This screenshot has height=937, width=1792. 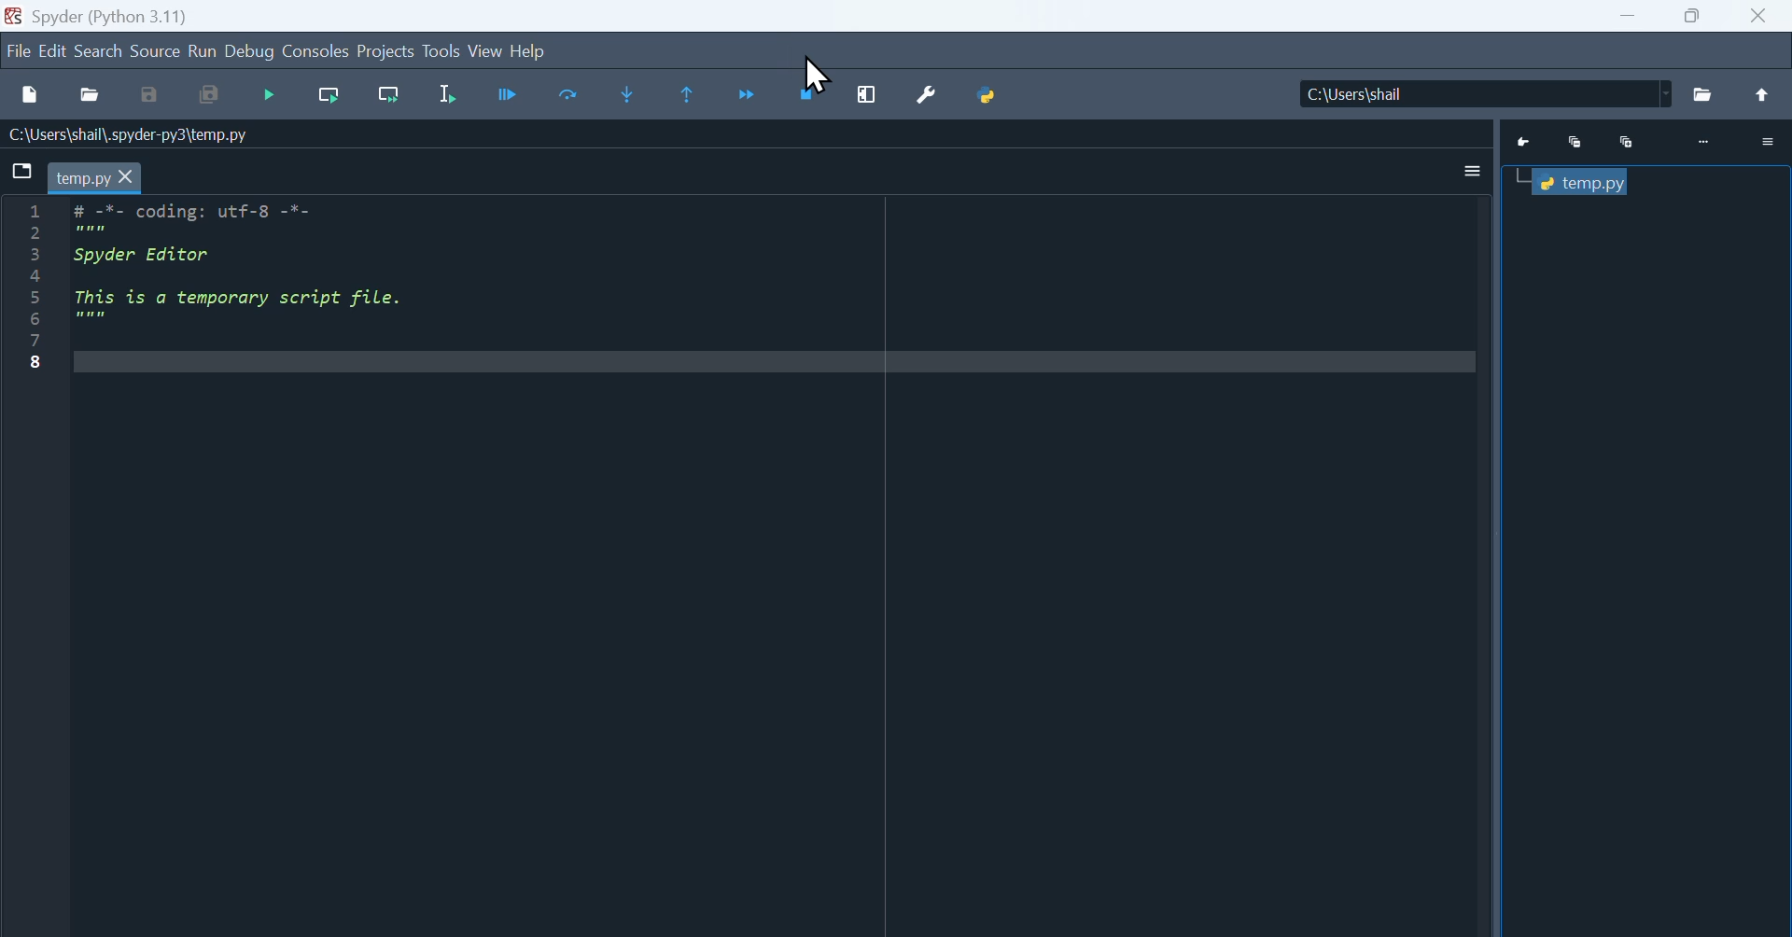 What do you see at coordinates (627, 96) in the screenshot?
I see `Step into function or method` at bounding box center [627, 96].